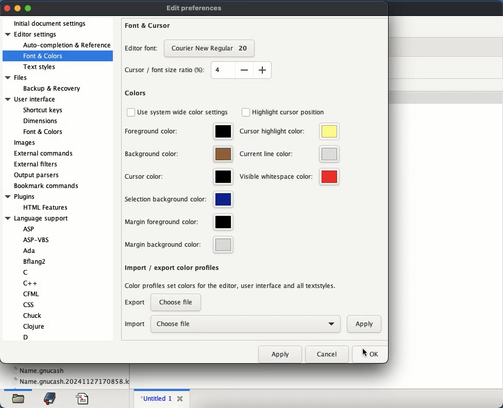  I want to click on current line color, so click(290, 154).